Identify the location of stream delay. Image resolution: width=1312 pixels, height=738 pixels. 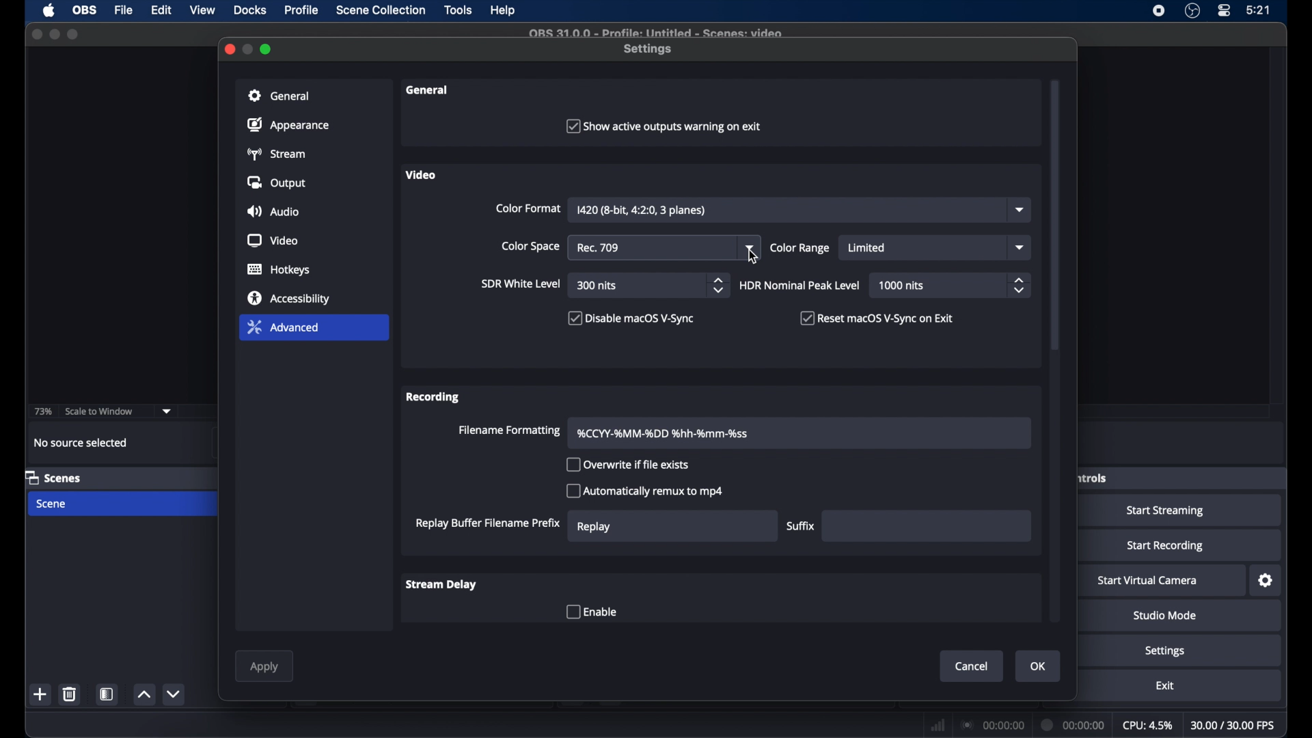
(441, 585).